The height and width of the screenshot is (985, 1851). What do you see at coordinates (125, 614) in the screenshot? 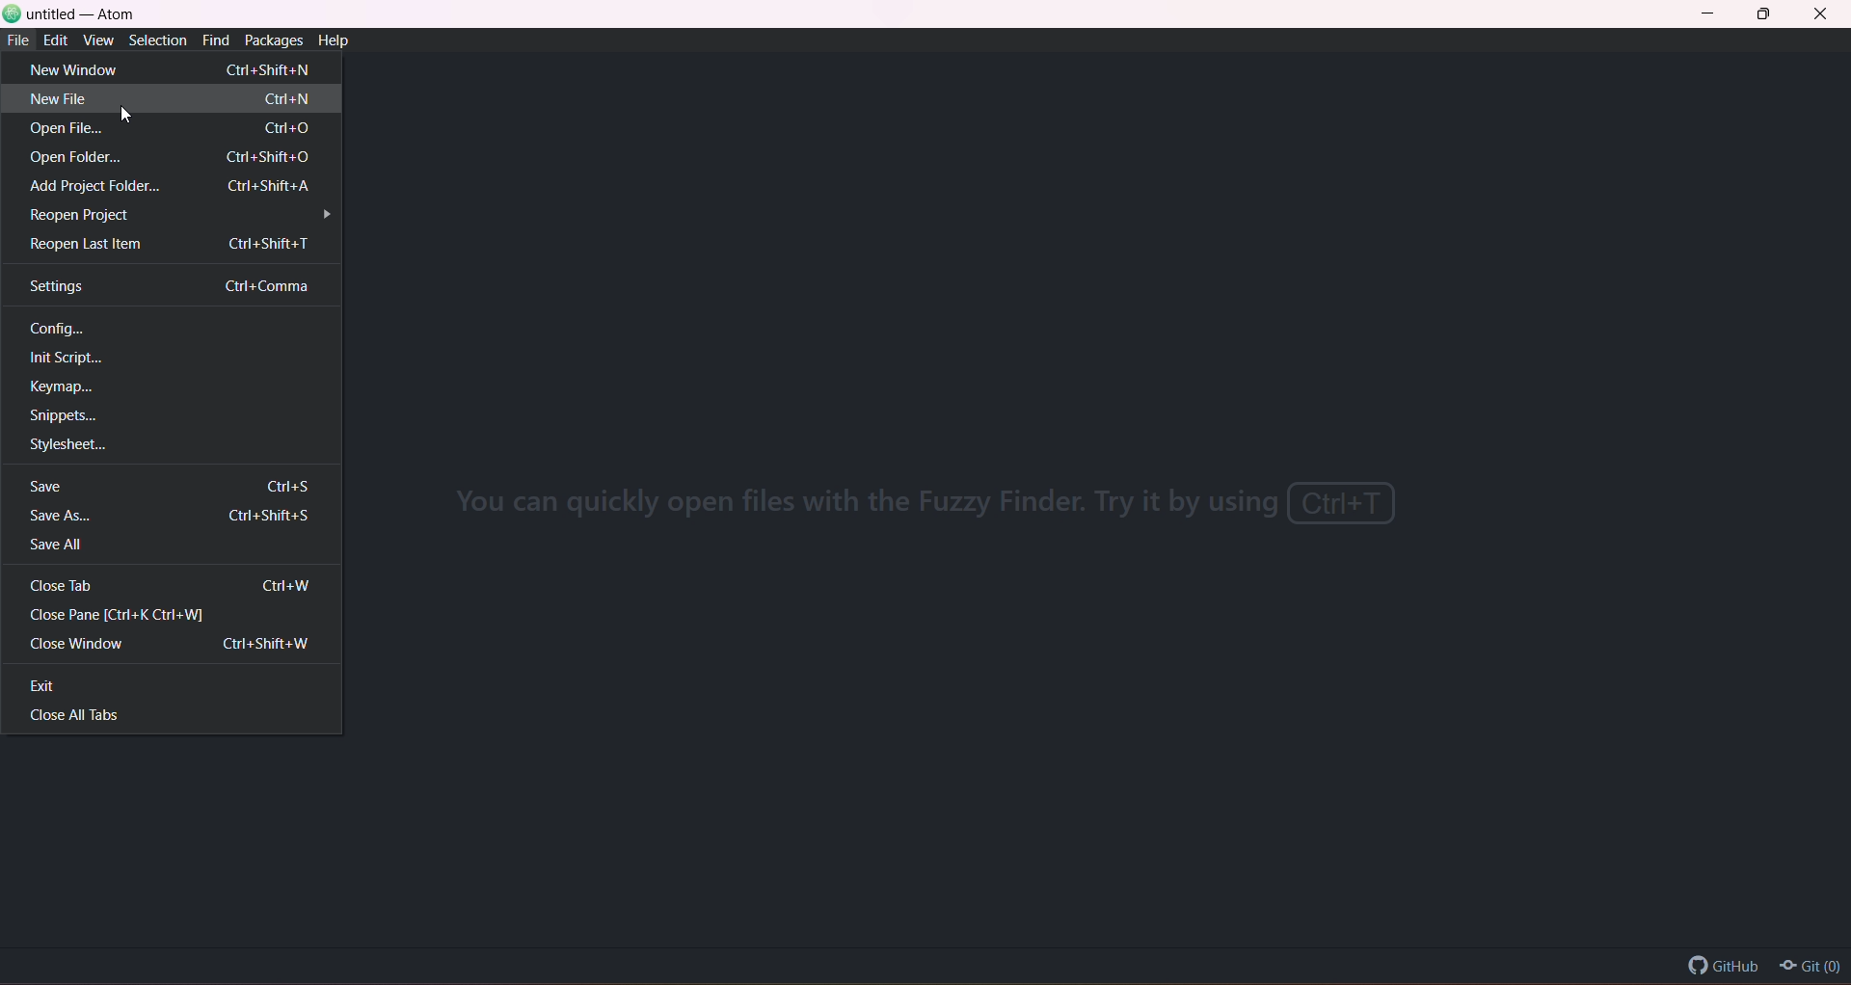
I see `Close Pane [Ctrl+K Ctrl+W]` at bounding box center [125, 614].